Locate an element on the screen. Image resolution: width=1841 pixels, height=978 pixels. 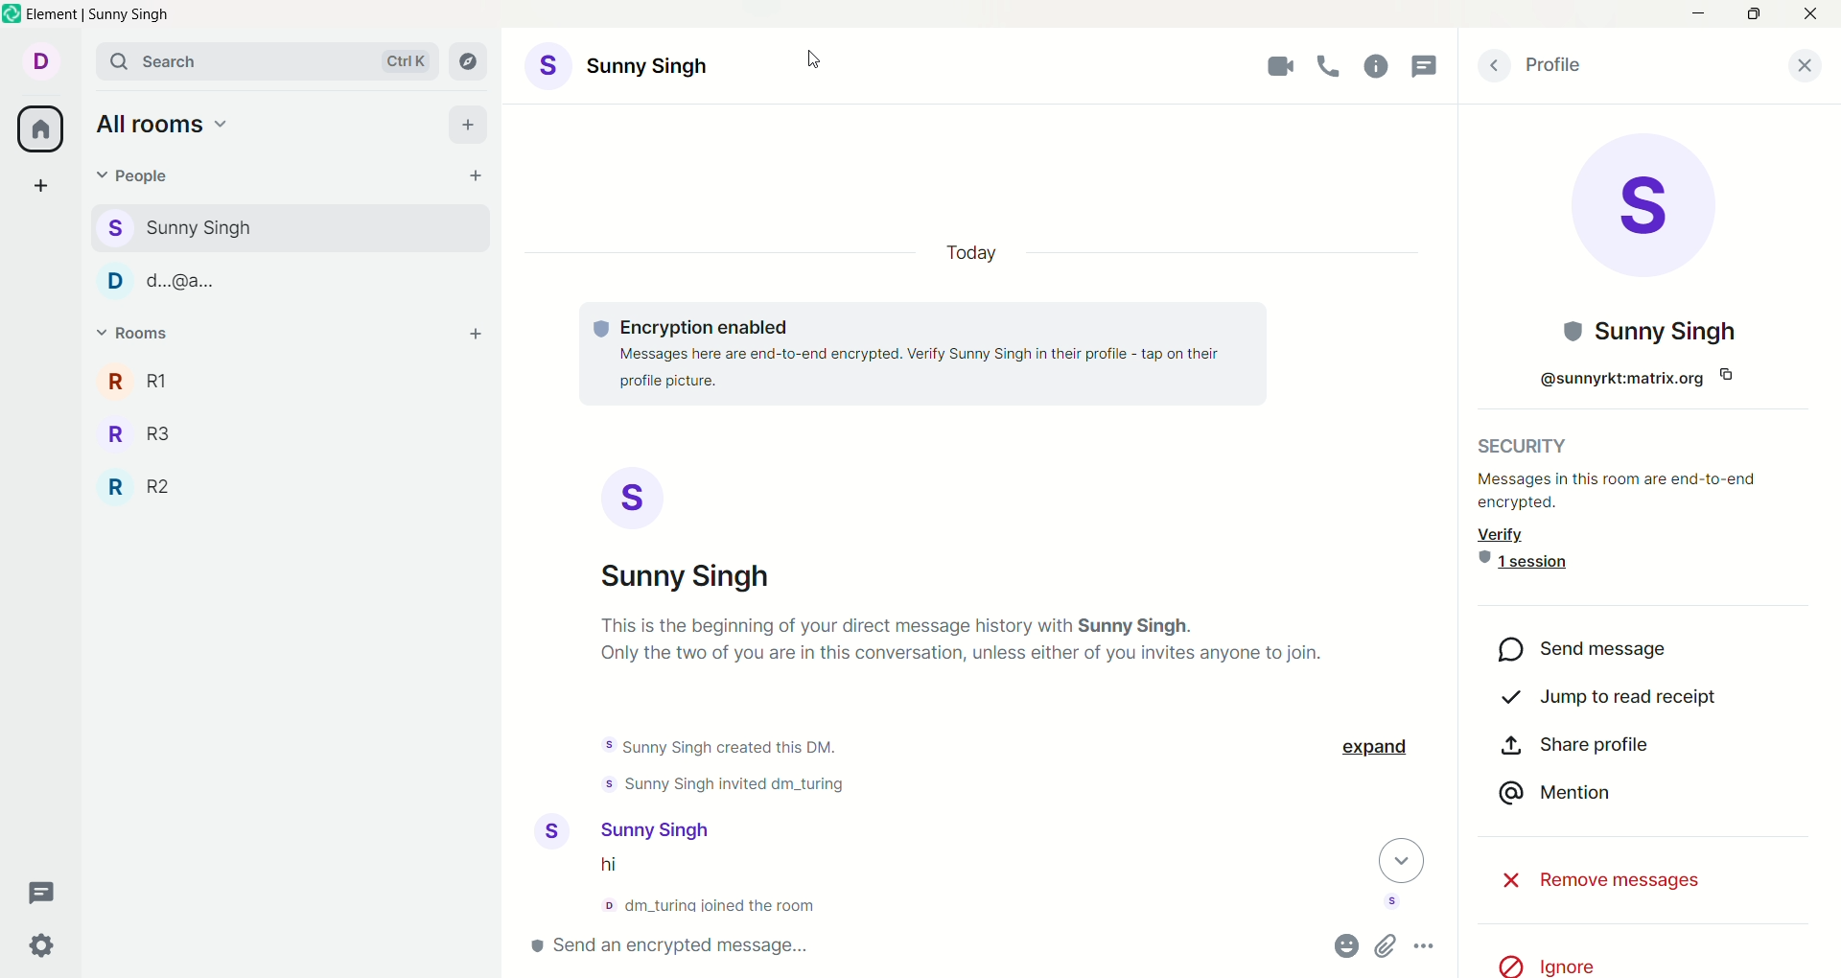
search is located at coordinates (268, 61).